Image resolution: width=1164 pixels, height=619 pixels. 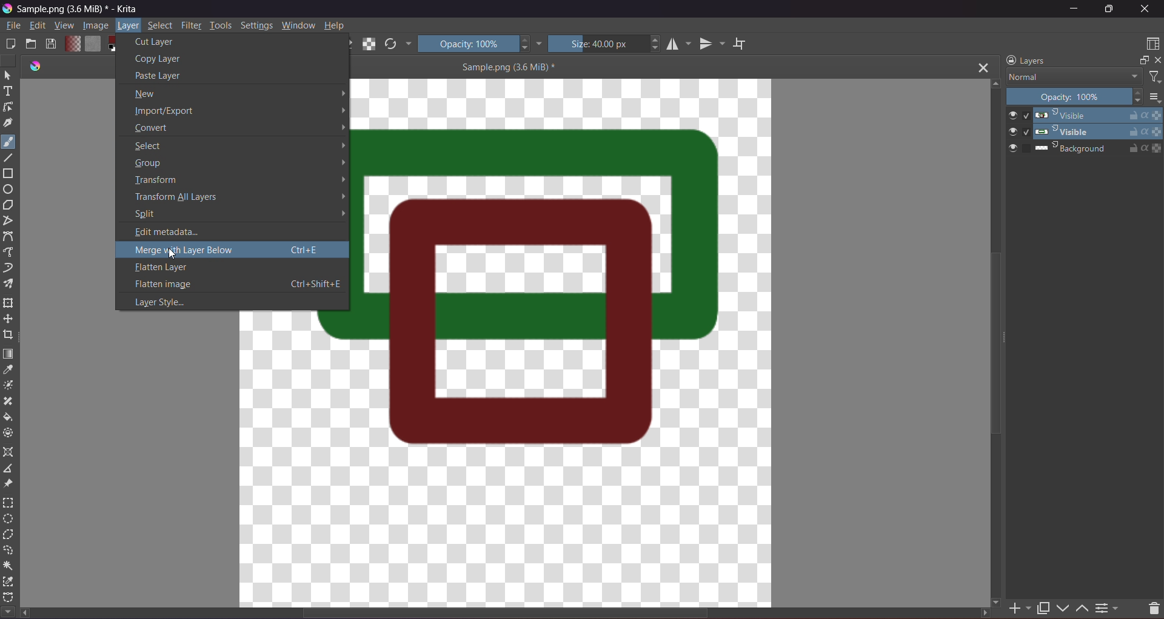 What do you see at coordinates (8, 336) in the screenshot?
I see `Crop` at bounding box center [8, 336].